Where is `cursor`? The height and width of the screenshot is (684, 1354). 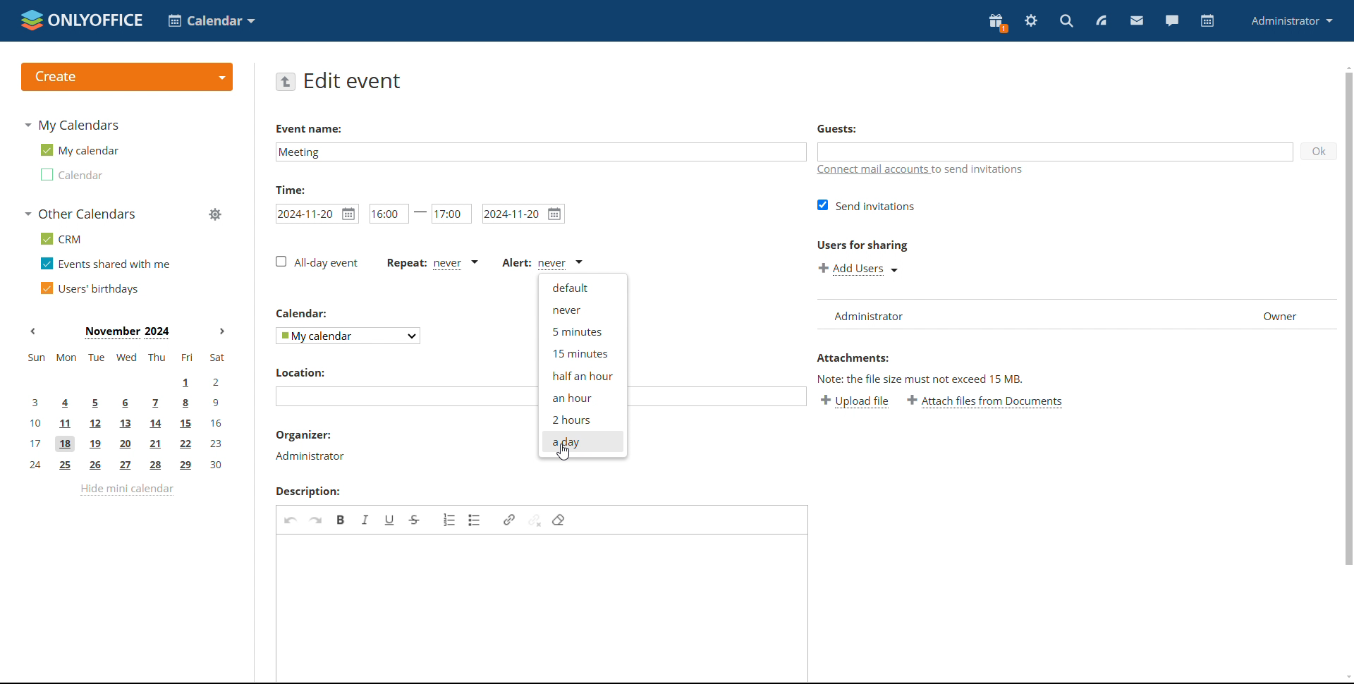 cursor is located at coordinates (565, 453).